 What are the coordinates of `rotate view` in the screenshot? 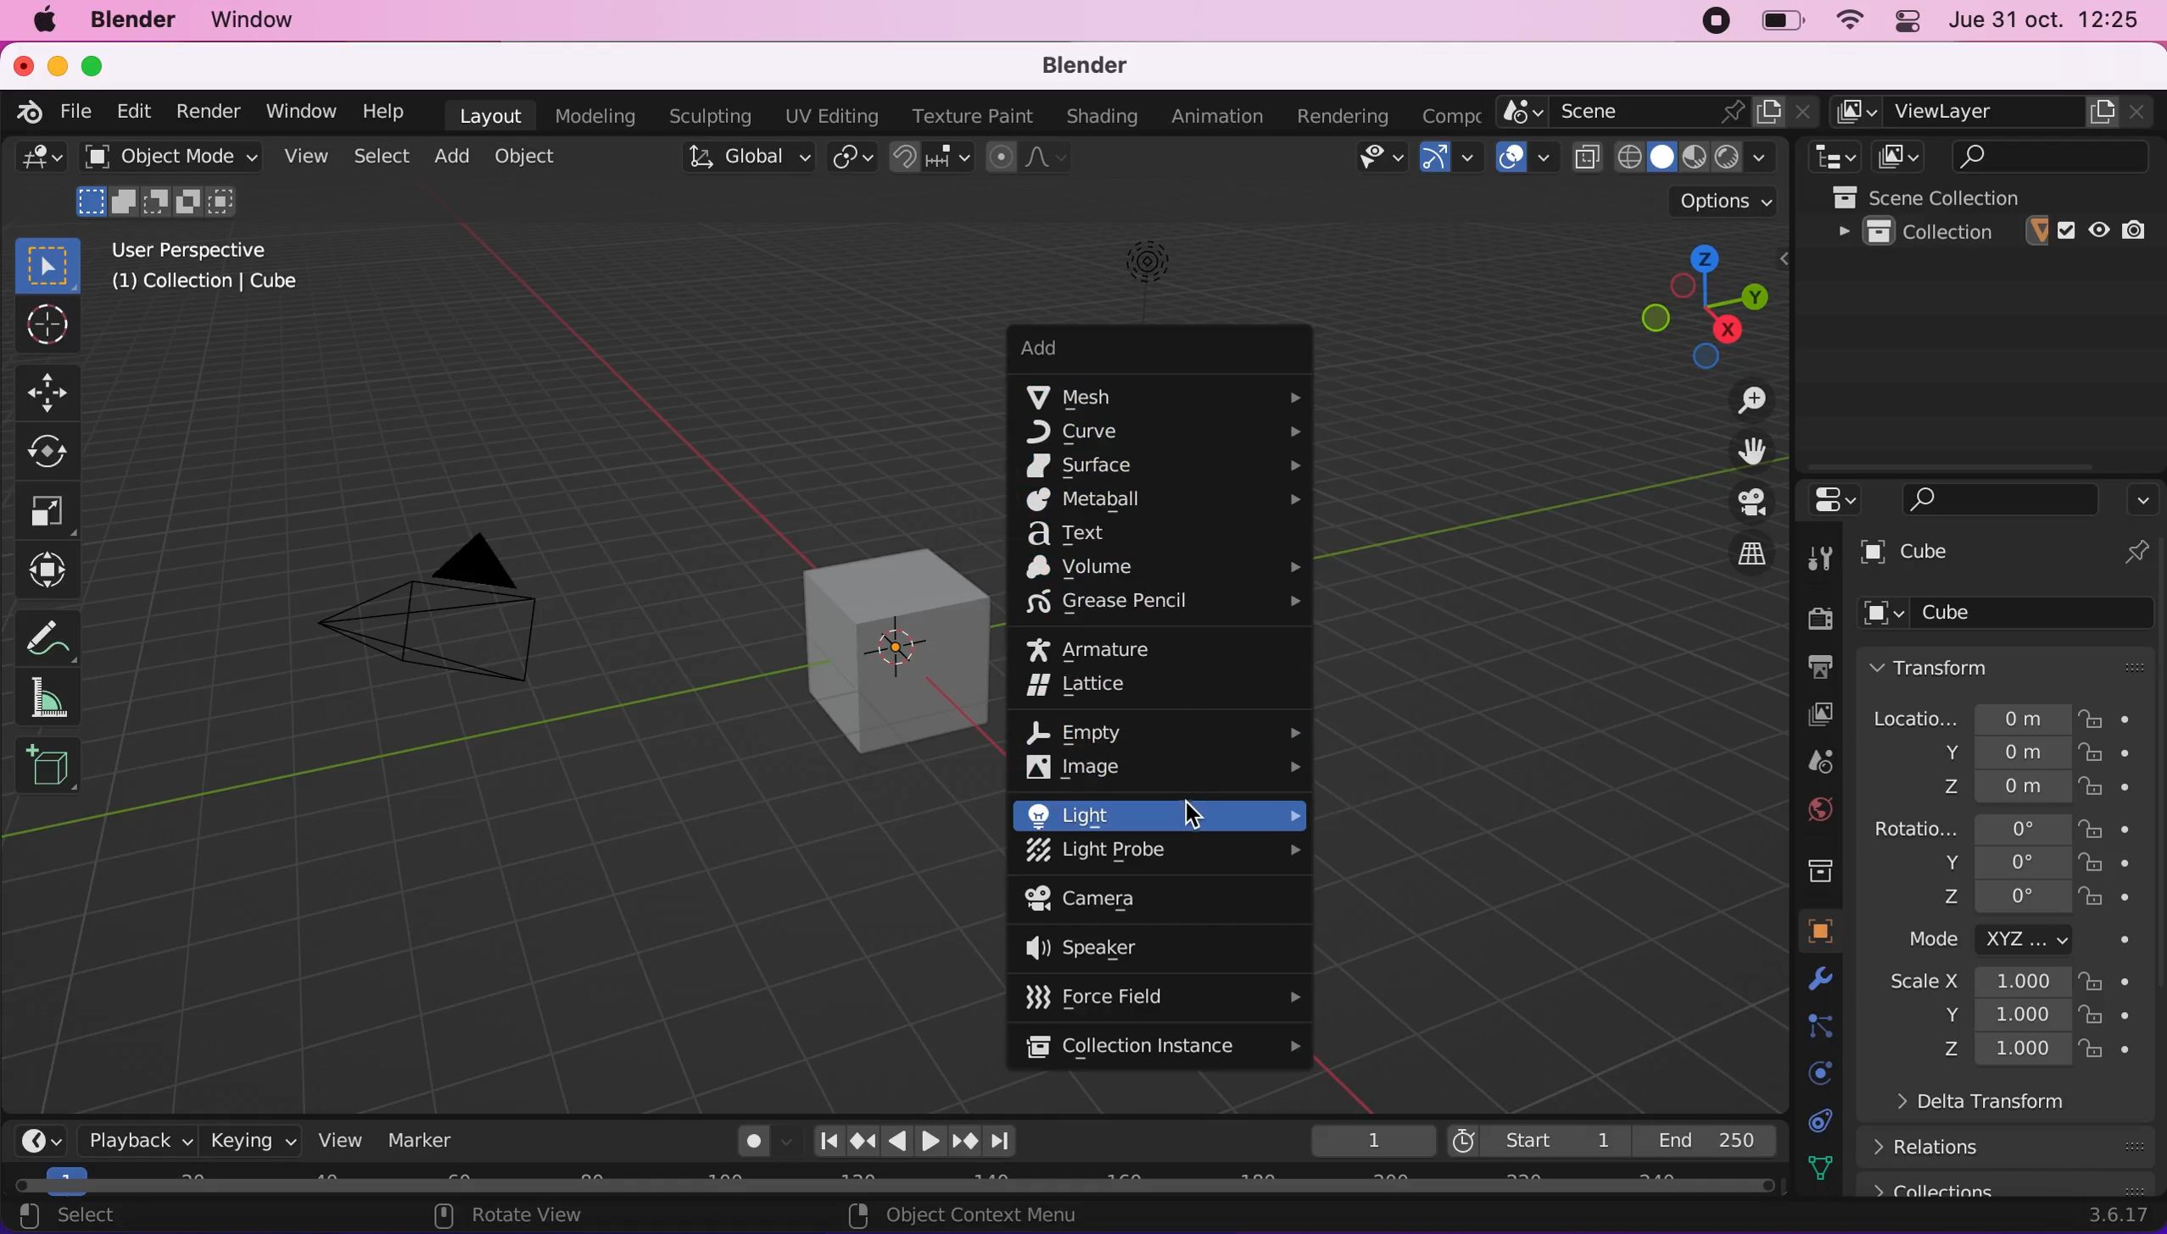 It's located at (536, 1215).